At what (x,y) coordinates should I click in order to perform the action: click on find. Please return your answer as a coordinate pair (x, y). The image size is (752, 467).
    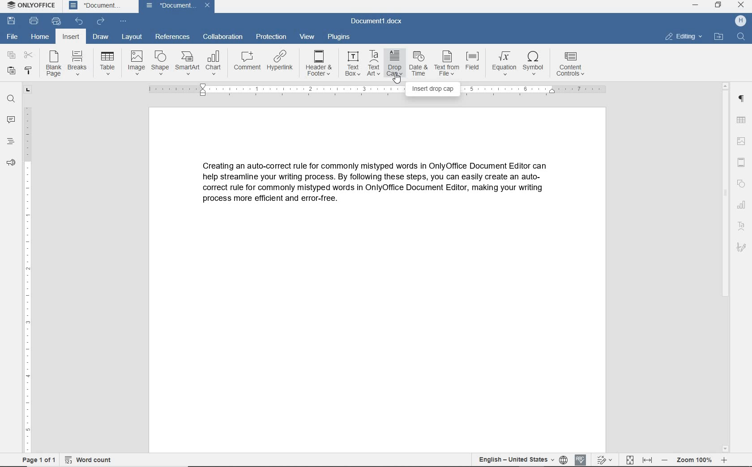
    Looking at the image, I should click on (11, 99).